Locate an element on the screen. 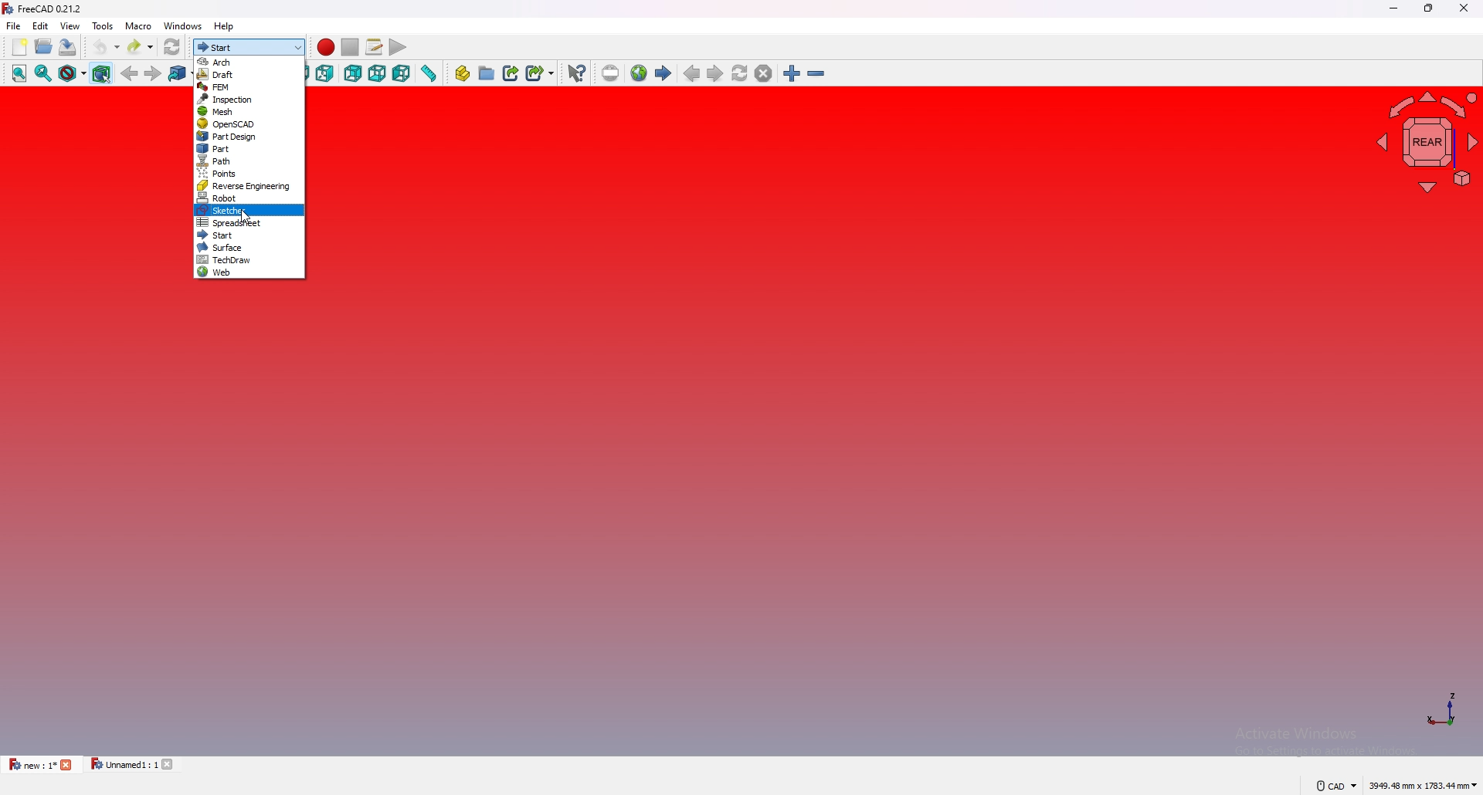 This screenshot has width=1483, height=795. create link is located at coordinates (512, 73).